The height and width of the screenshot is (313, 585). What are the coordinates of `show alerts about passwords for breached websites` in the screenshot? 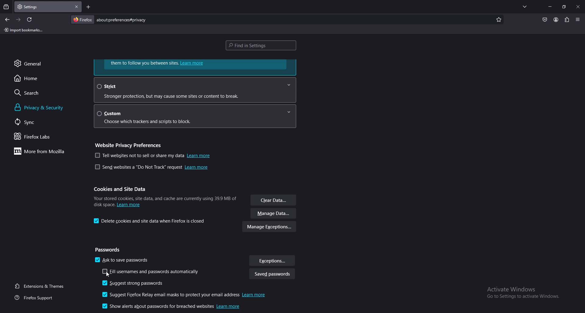 It's located at (172, 307).